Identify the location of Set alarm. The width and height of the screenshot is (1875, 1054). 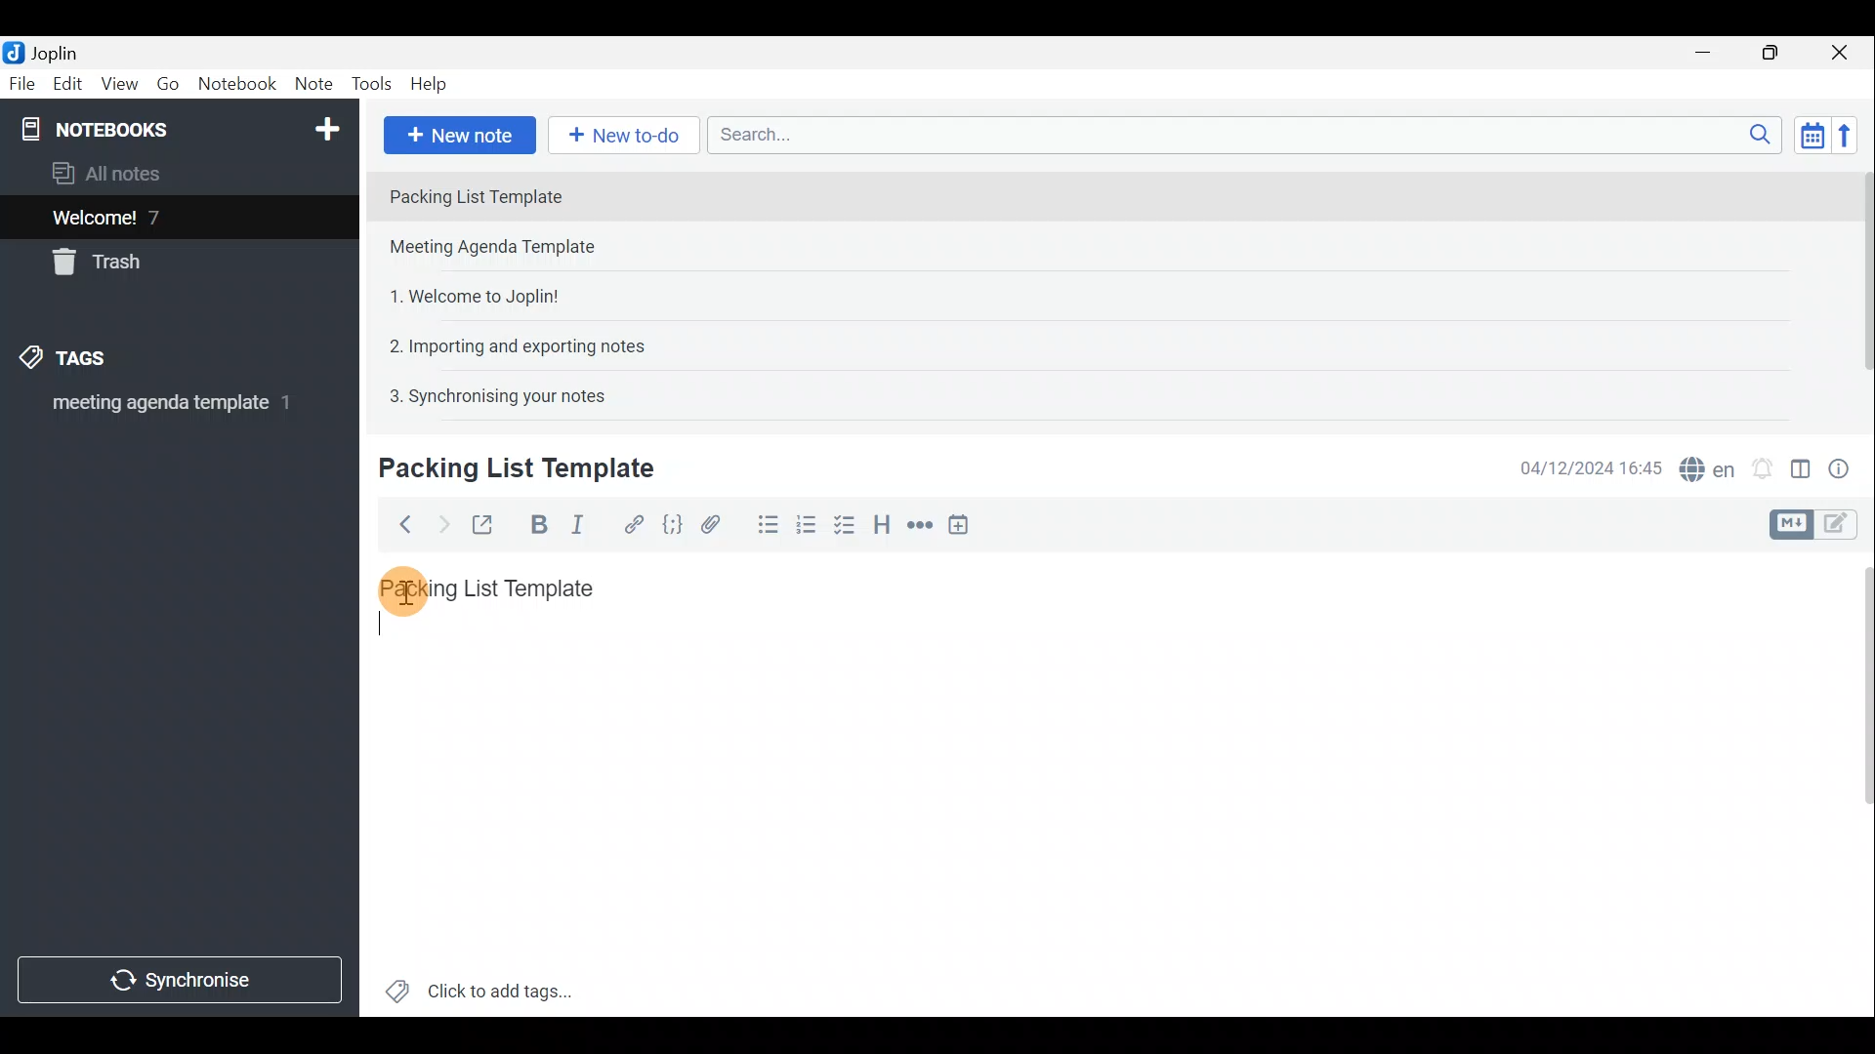
(1762, 464).